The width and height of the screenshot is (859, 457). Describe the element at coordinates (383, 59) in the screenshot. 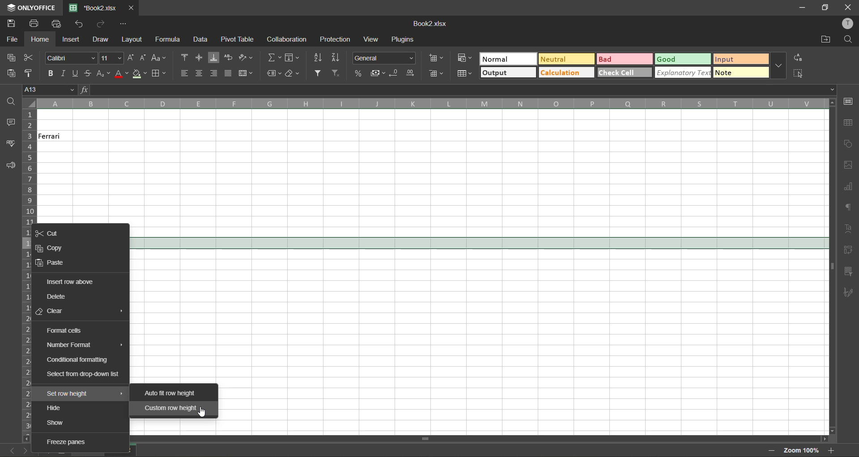

I see `number format` at that location.